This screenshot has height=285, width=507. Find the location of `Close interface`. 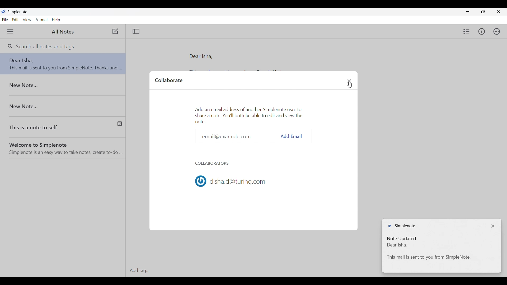

Close interface is located at coordinates (498, 12).